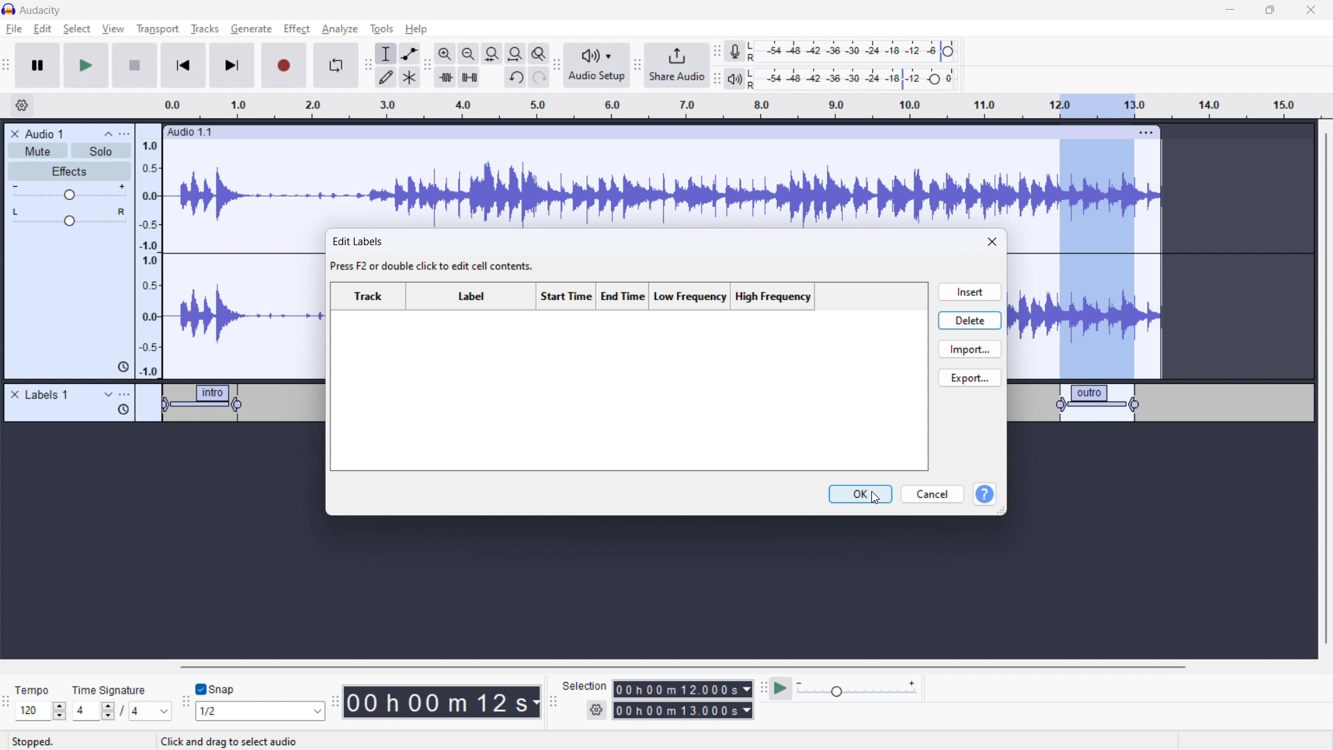 The image size is (1333, 750). Describe the element at coordinates (101, 151) in the screenshot. I see `solo` at that location.